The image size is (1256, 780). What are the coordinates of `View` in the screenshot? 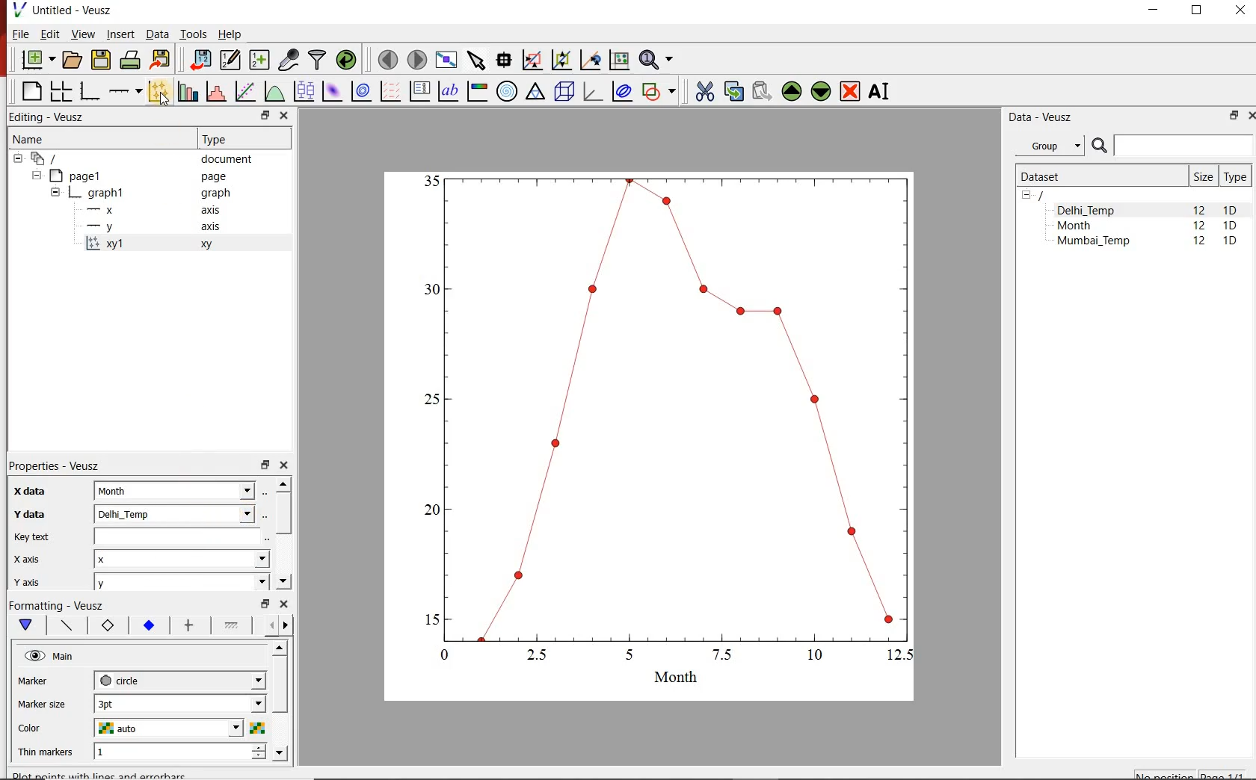 It's located at (82, 34).